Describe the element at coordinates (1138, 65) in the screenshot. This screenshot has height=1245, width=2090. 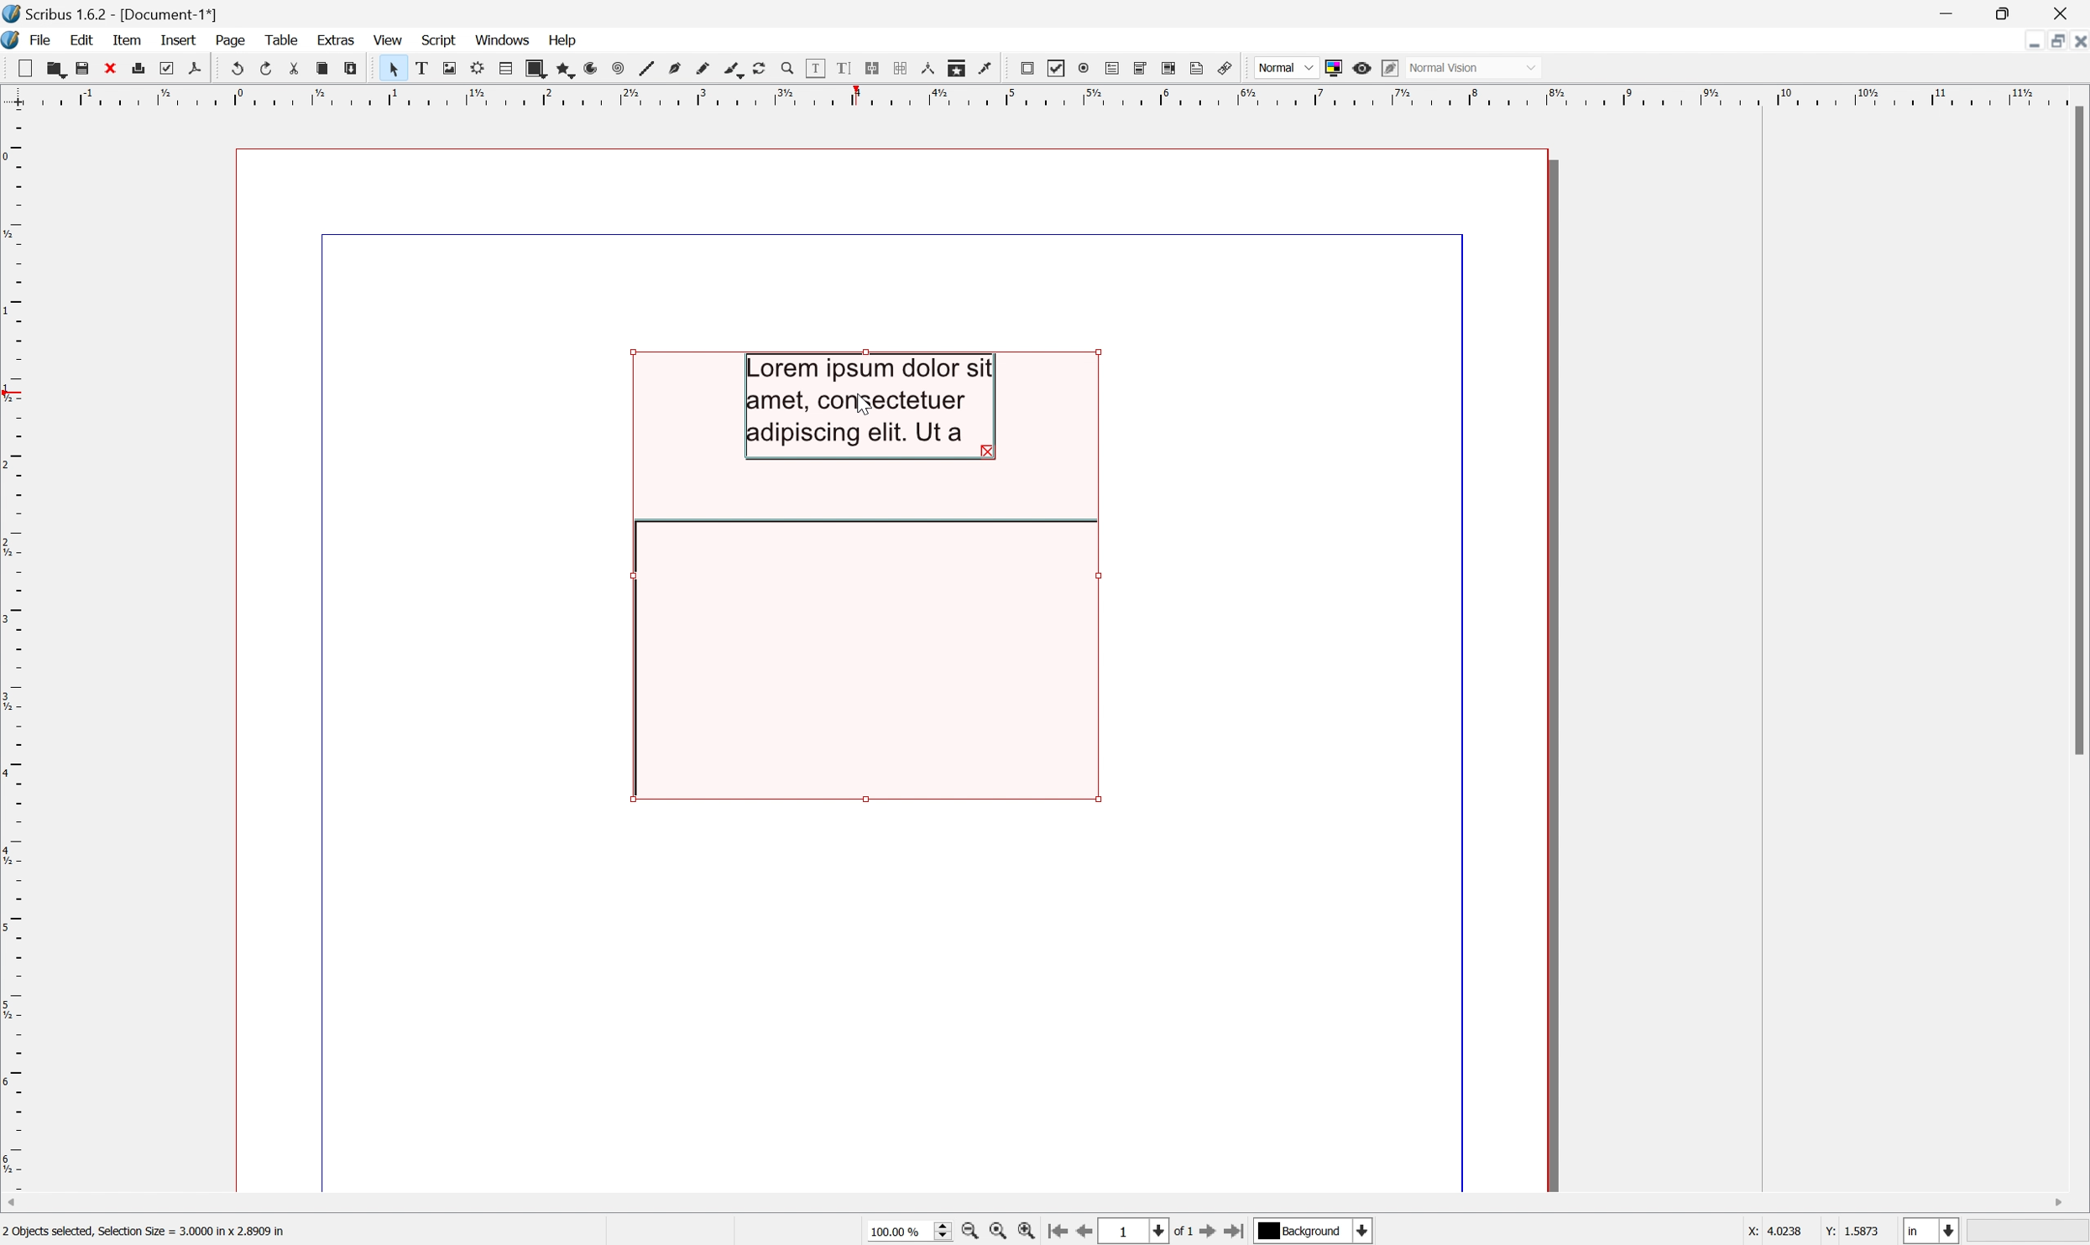
I see `PDF combo box` at that location.